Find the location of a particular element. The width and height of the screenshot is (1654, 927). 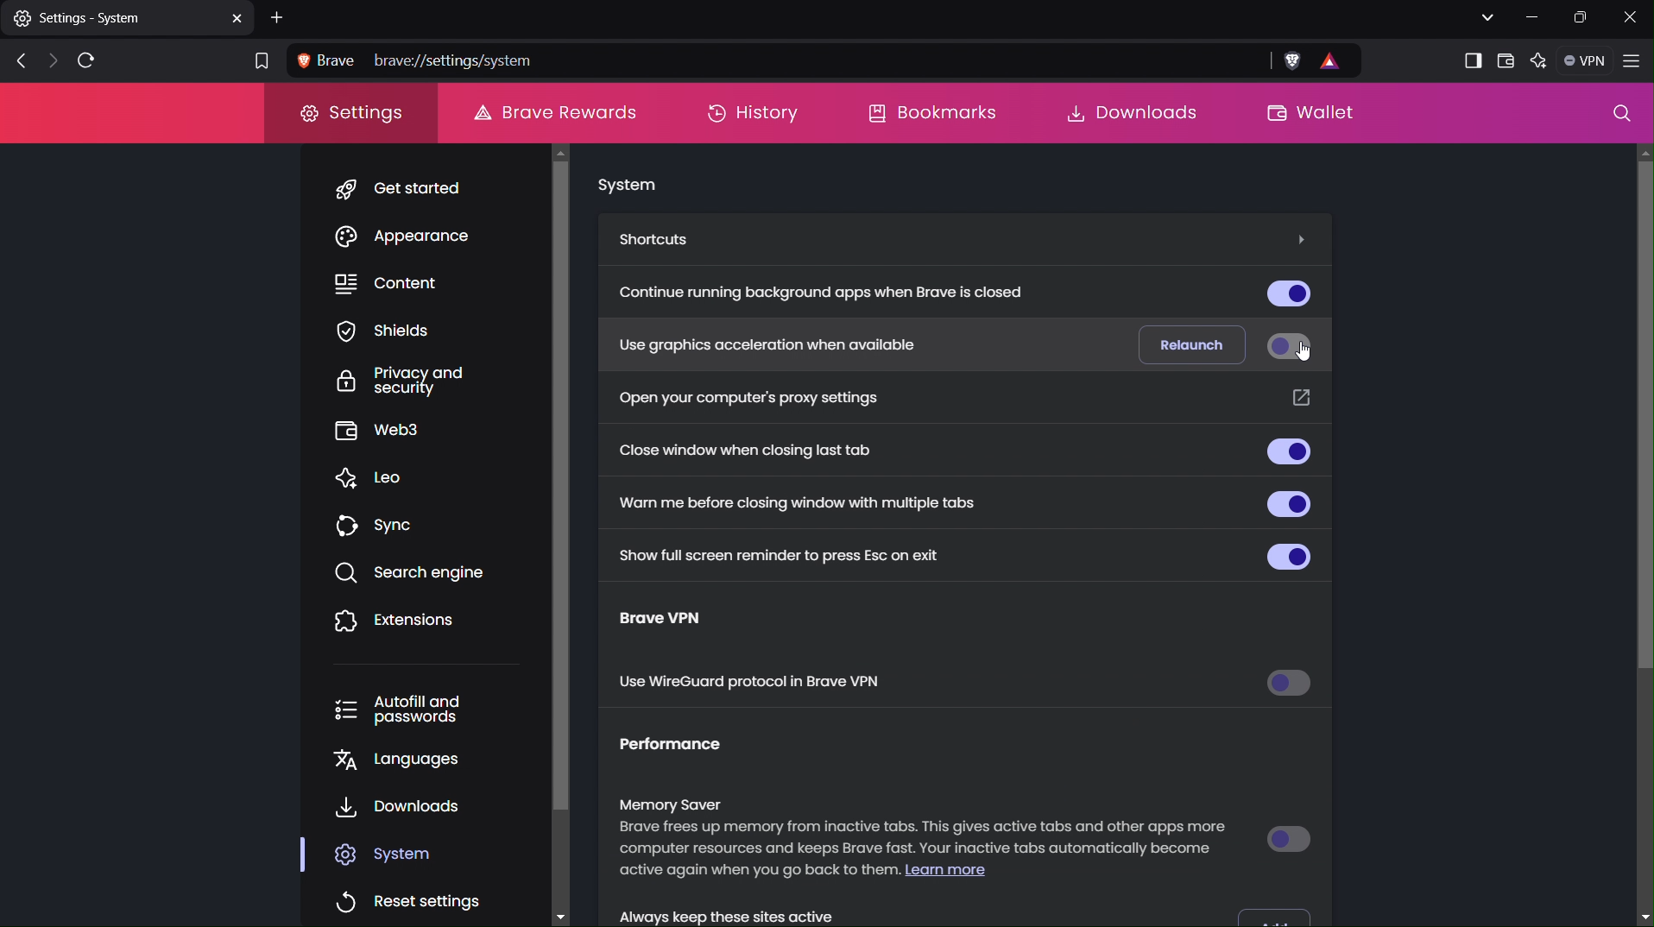

Use graphics acceleration when available is located at coordinates (762, 343).